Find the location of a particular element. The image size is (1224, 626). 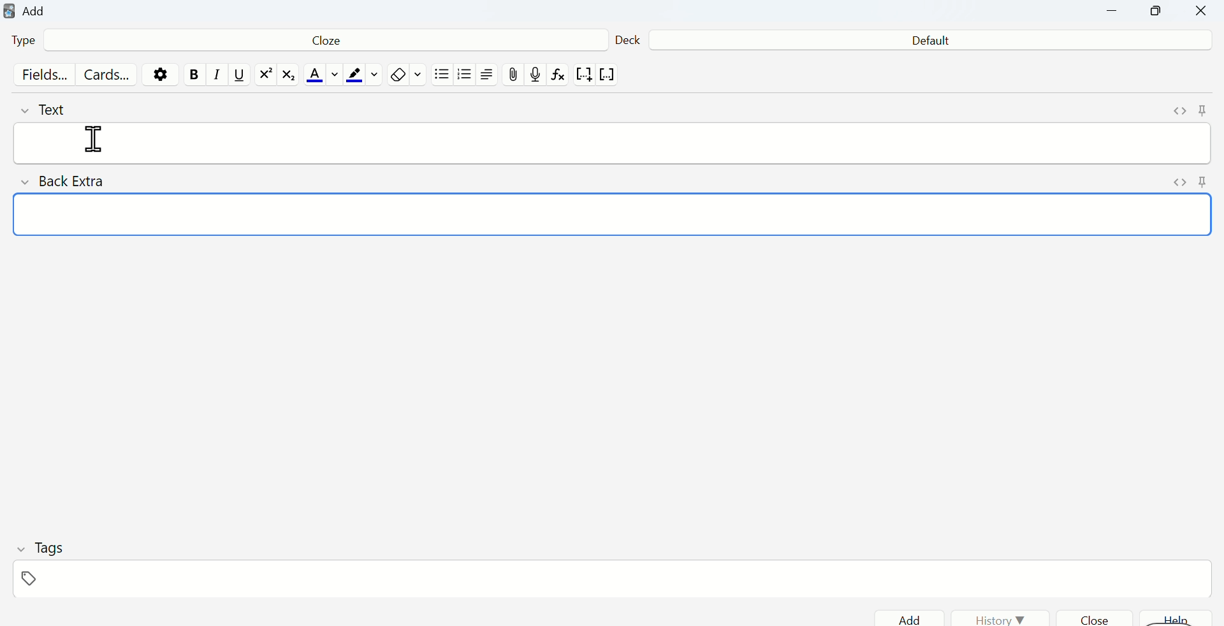

Text highlight color is located at coordinates (364, 76).